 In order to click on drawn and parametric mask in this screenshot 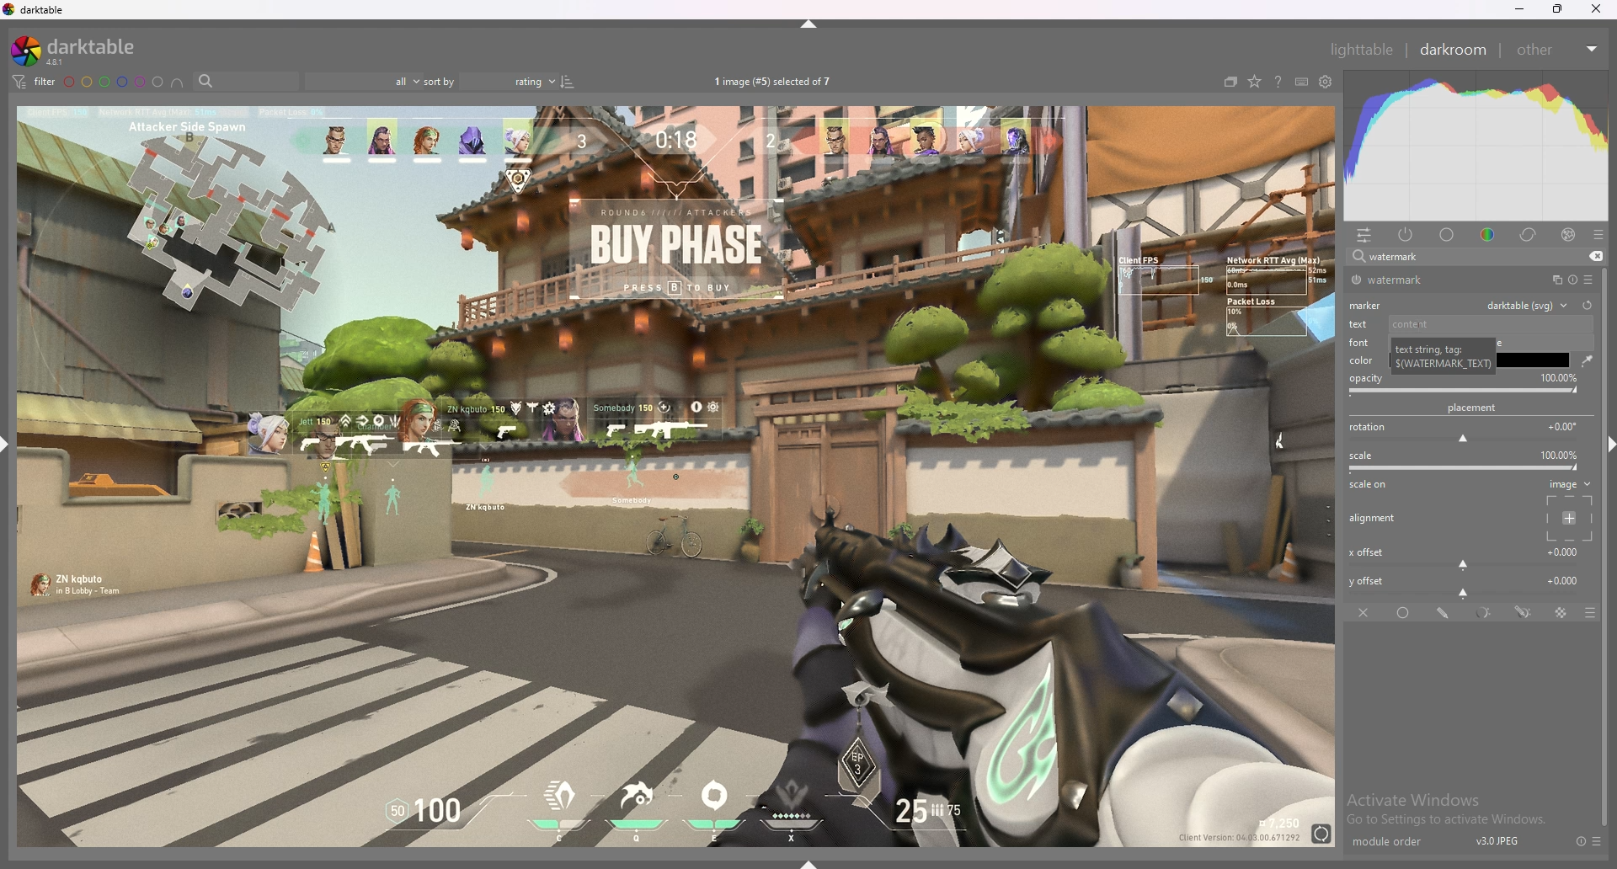, I will do `click(1524, 611)`.